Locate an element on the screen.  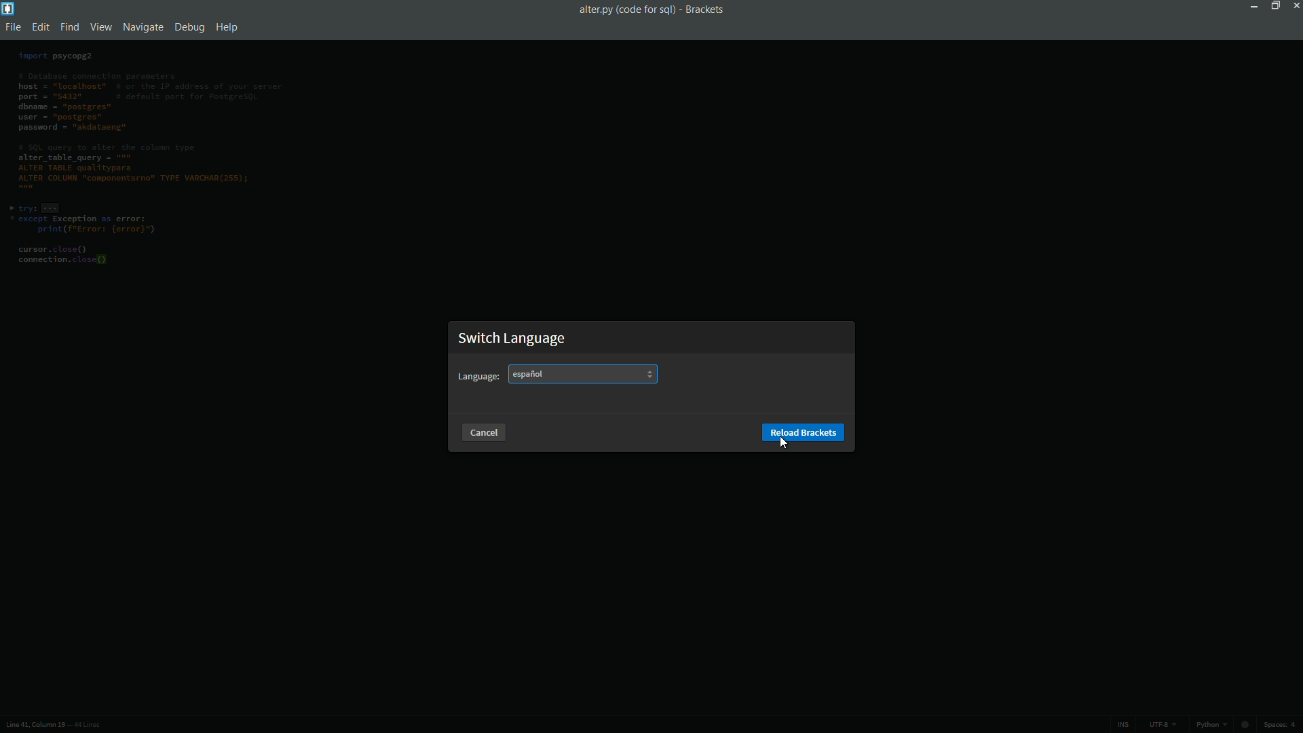
view menu is located at coordinates (100, 26).